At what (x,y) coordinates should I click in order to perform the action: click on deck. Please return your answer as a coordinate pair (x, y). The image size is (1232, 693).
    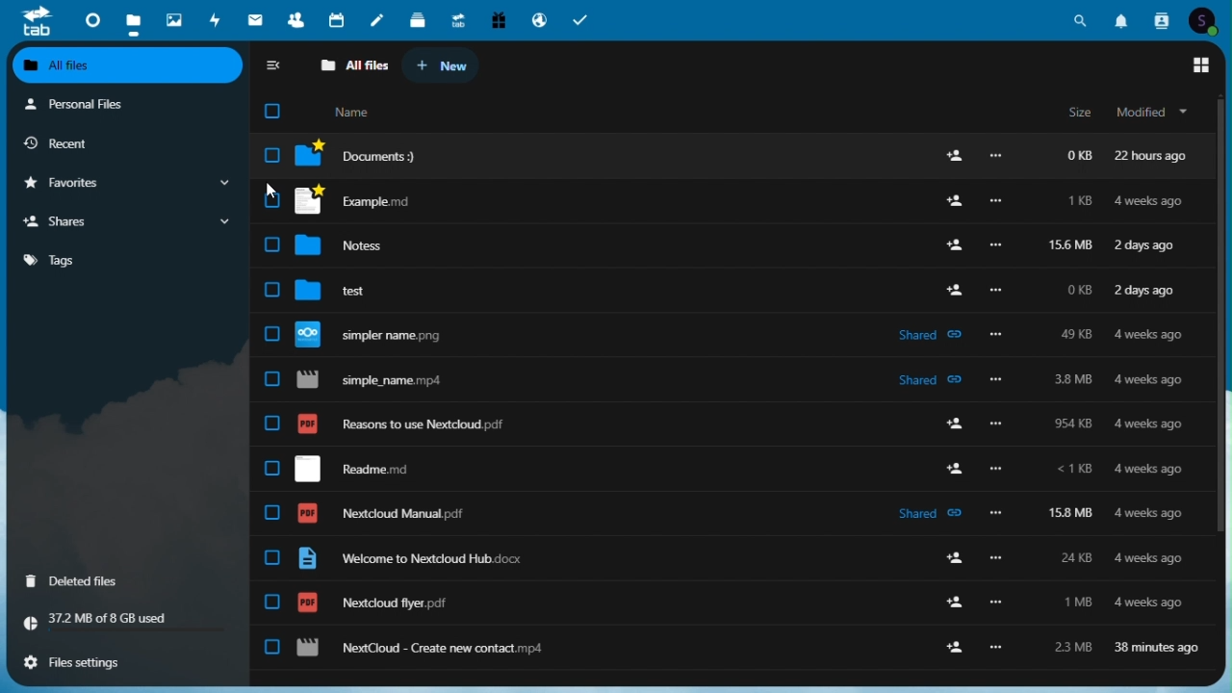
    Looking at the image, I should click on (419, 19).